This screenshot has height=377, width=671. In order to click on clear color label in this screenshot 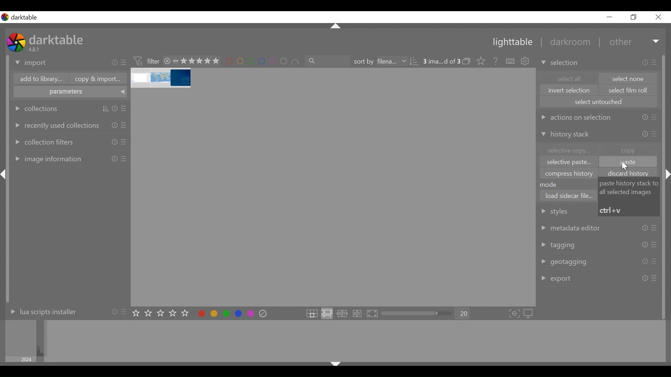, I will do `click(265, 314)`.